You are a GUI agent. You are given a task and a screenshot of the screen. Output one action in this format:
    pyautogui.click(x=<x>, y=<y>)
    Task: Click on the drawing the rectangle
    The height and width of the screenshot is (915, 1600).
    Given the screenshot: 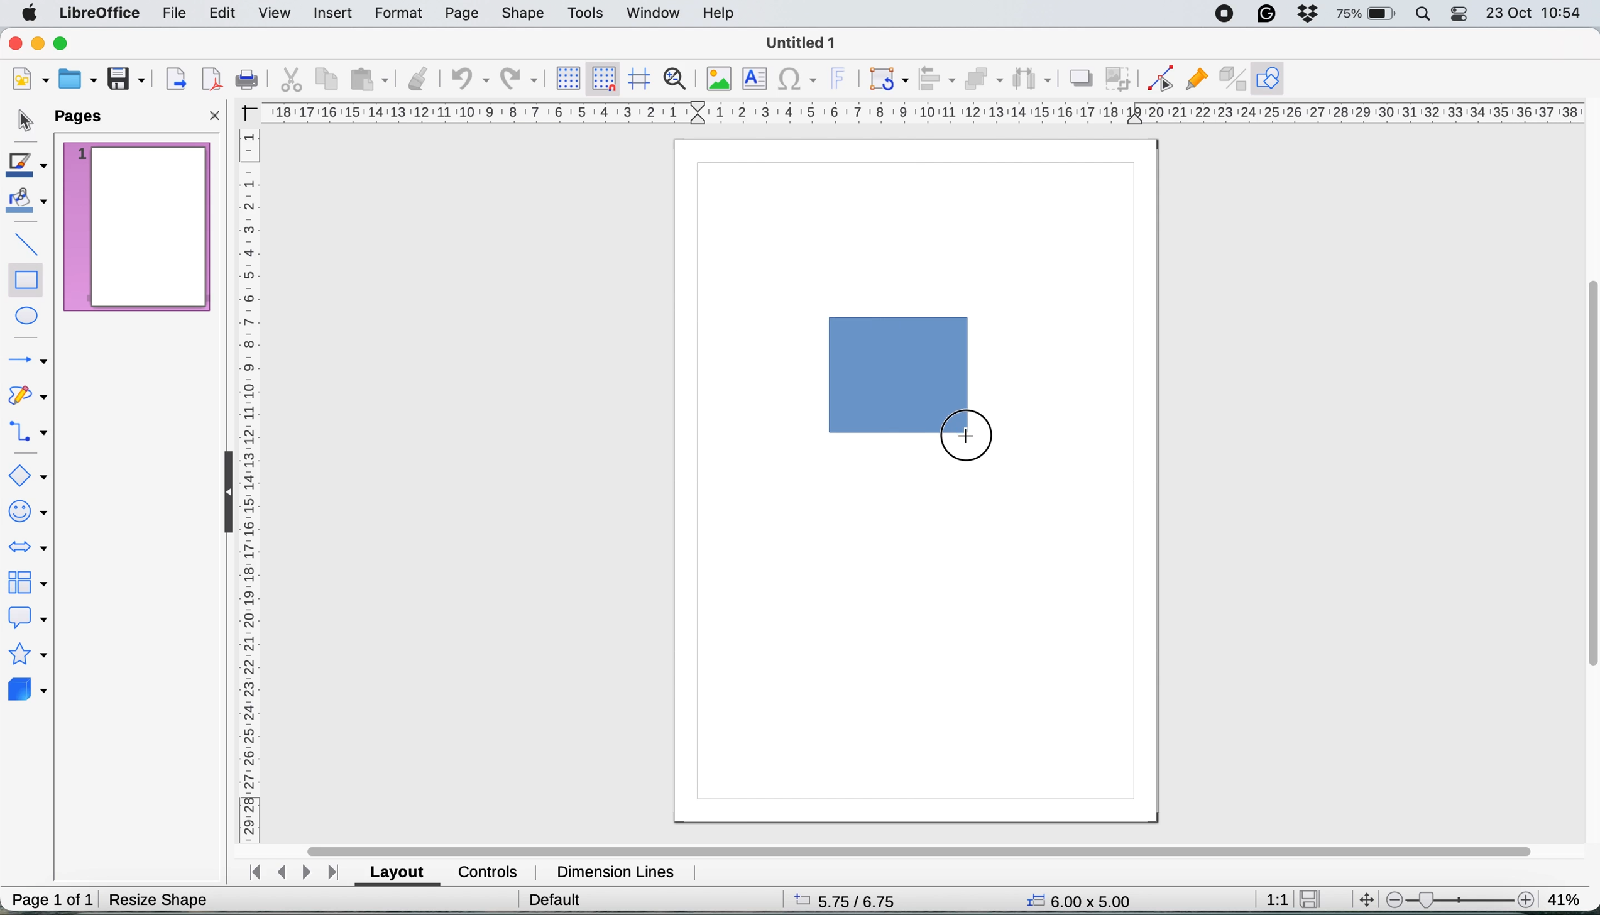 What is the action you would take?
    pyautogui.click(x=897, y=373)
    